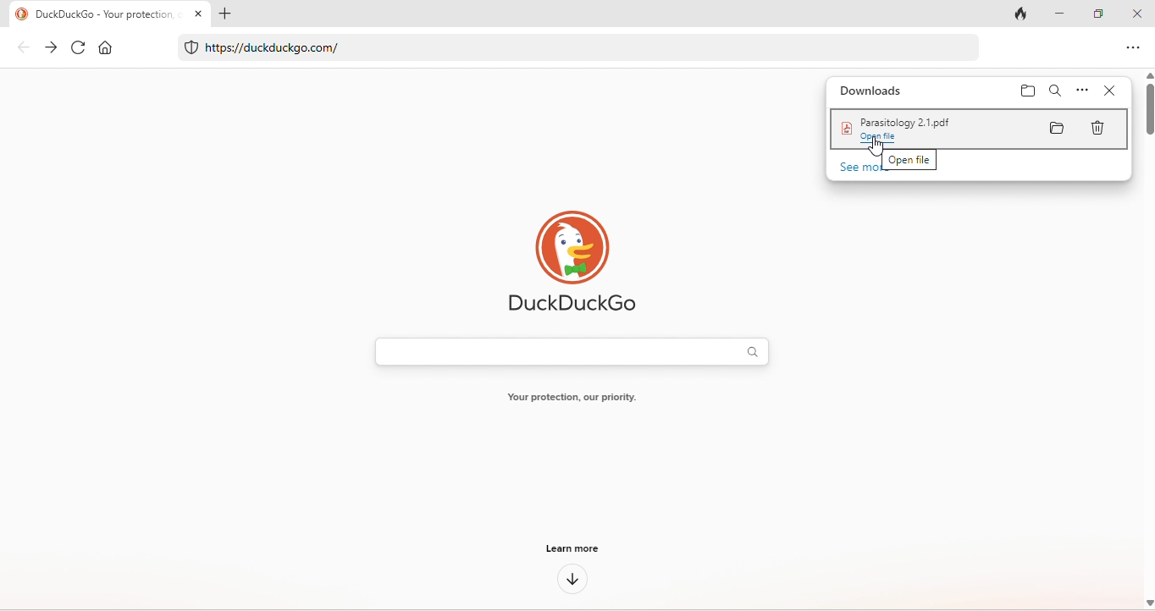 This screenshot has height=611, width=1155. Describe the element at coordinates (1022, 14) in the screenshot. I see `track tab` at that location.